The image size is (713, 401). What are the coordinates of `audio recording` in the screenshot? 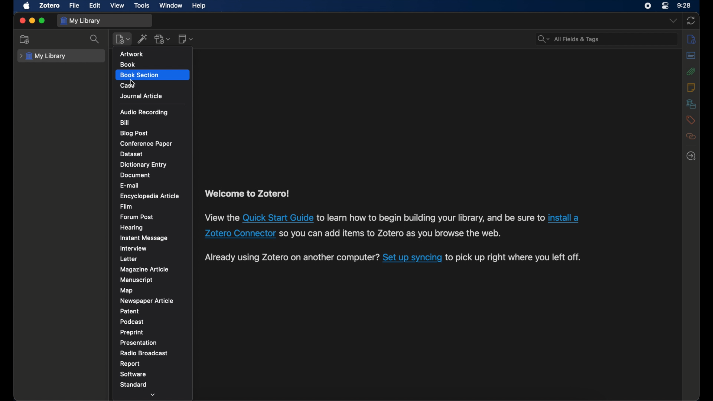 It's located at (145, 112).